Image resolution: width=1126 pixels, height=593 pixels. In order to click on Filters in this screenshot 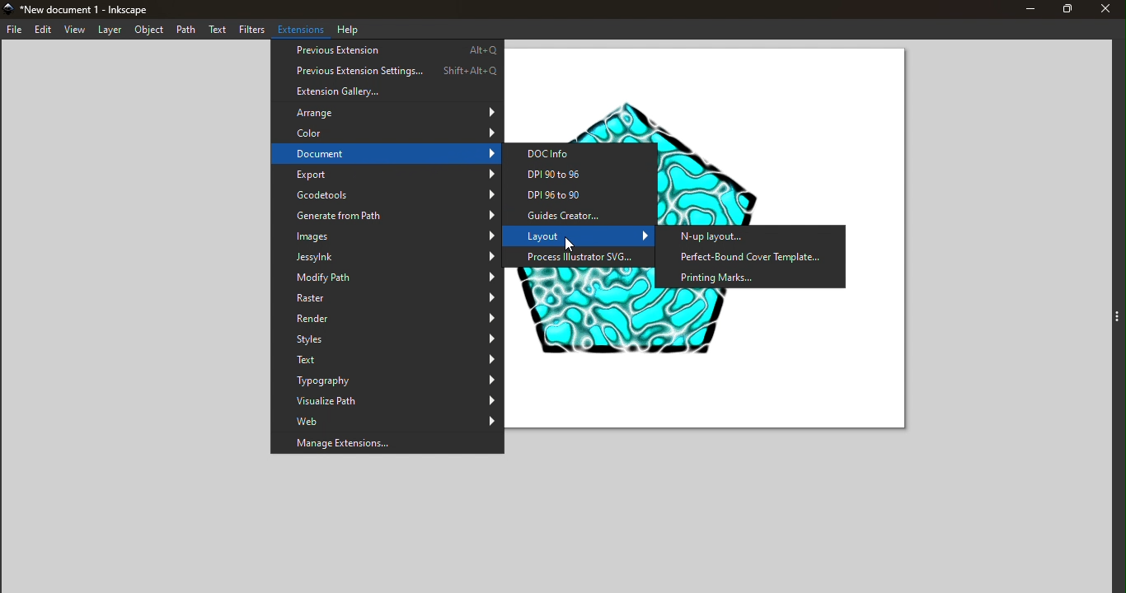, I will do `click(252, 30)`.